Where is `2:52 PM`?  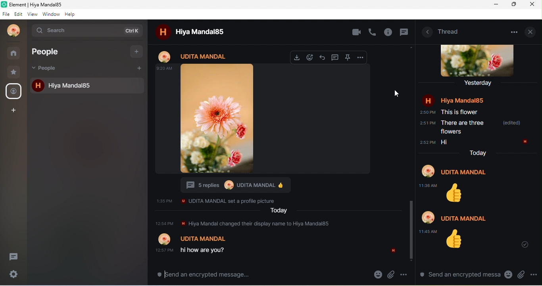
2:52 PM is located at coordinates (427, 142).